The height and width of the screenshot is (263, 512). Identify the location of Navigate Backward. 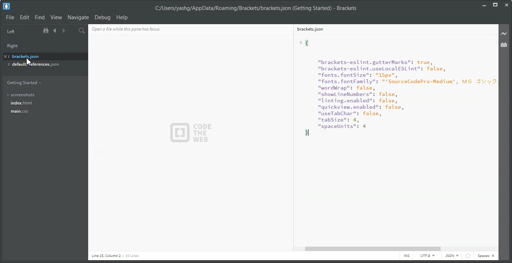
(55, 31).